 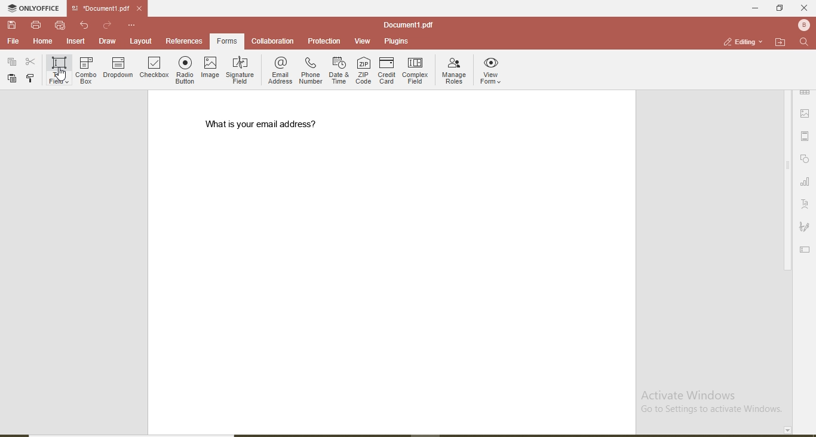 What do you see at coordinates (803, 24) in the screenshot?
I see `user` at bounding box center [803, 24].